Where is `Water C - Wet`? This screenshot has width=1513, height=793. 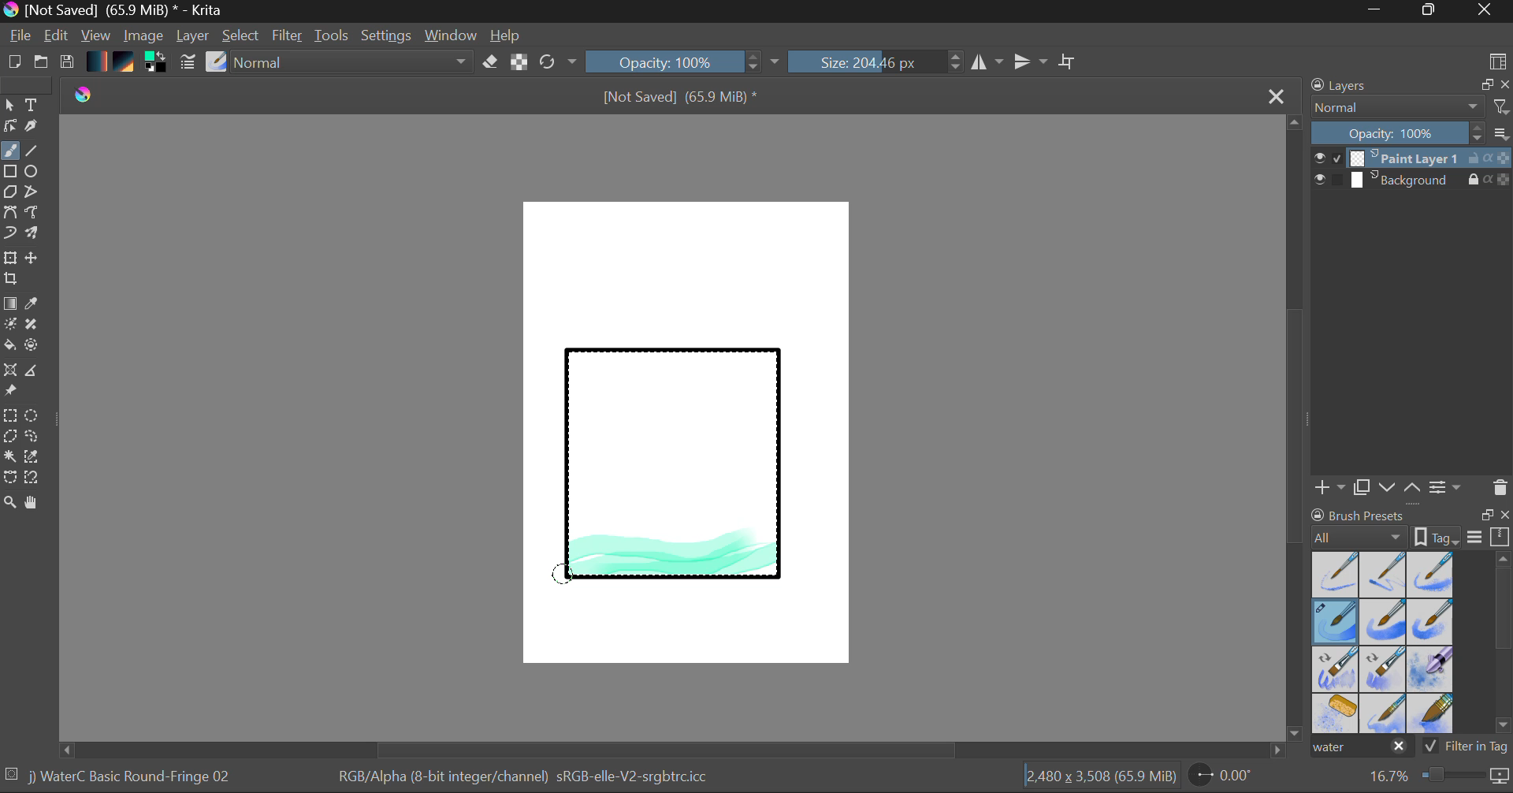 Water C - Wet is located at coordinates (1385, 575).